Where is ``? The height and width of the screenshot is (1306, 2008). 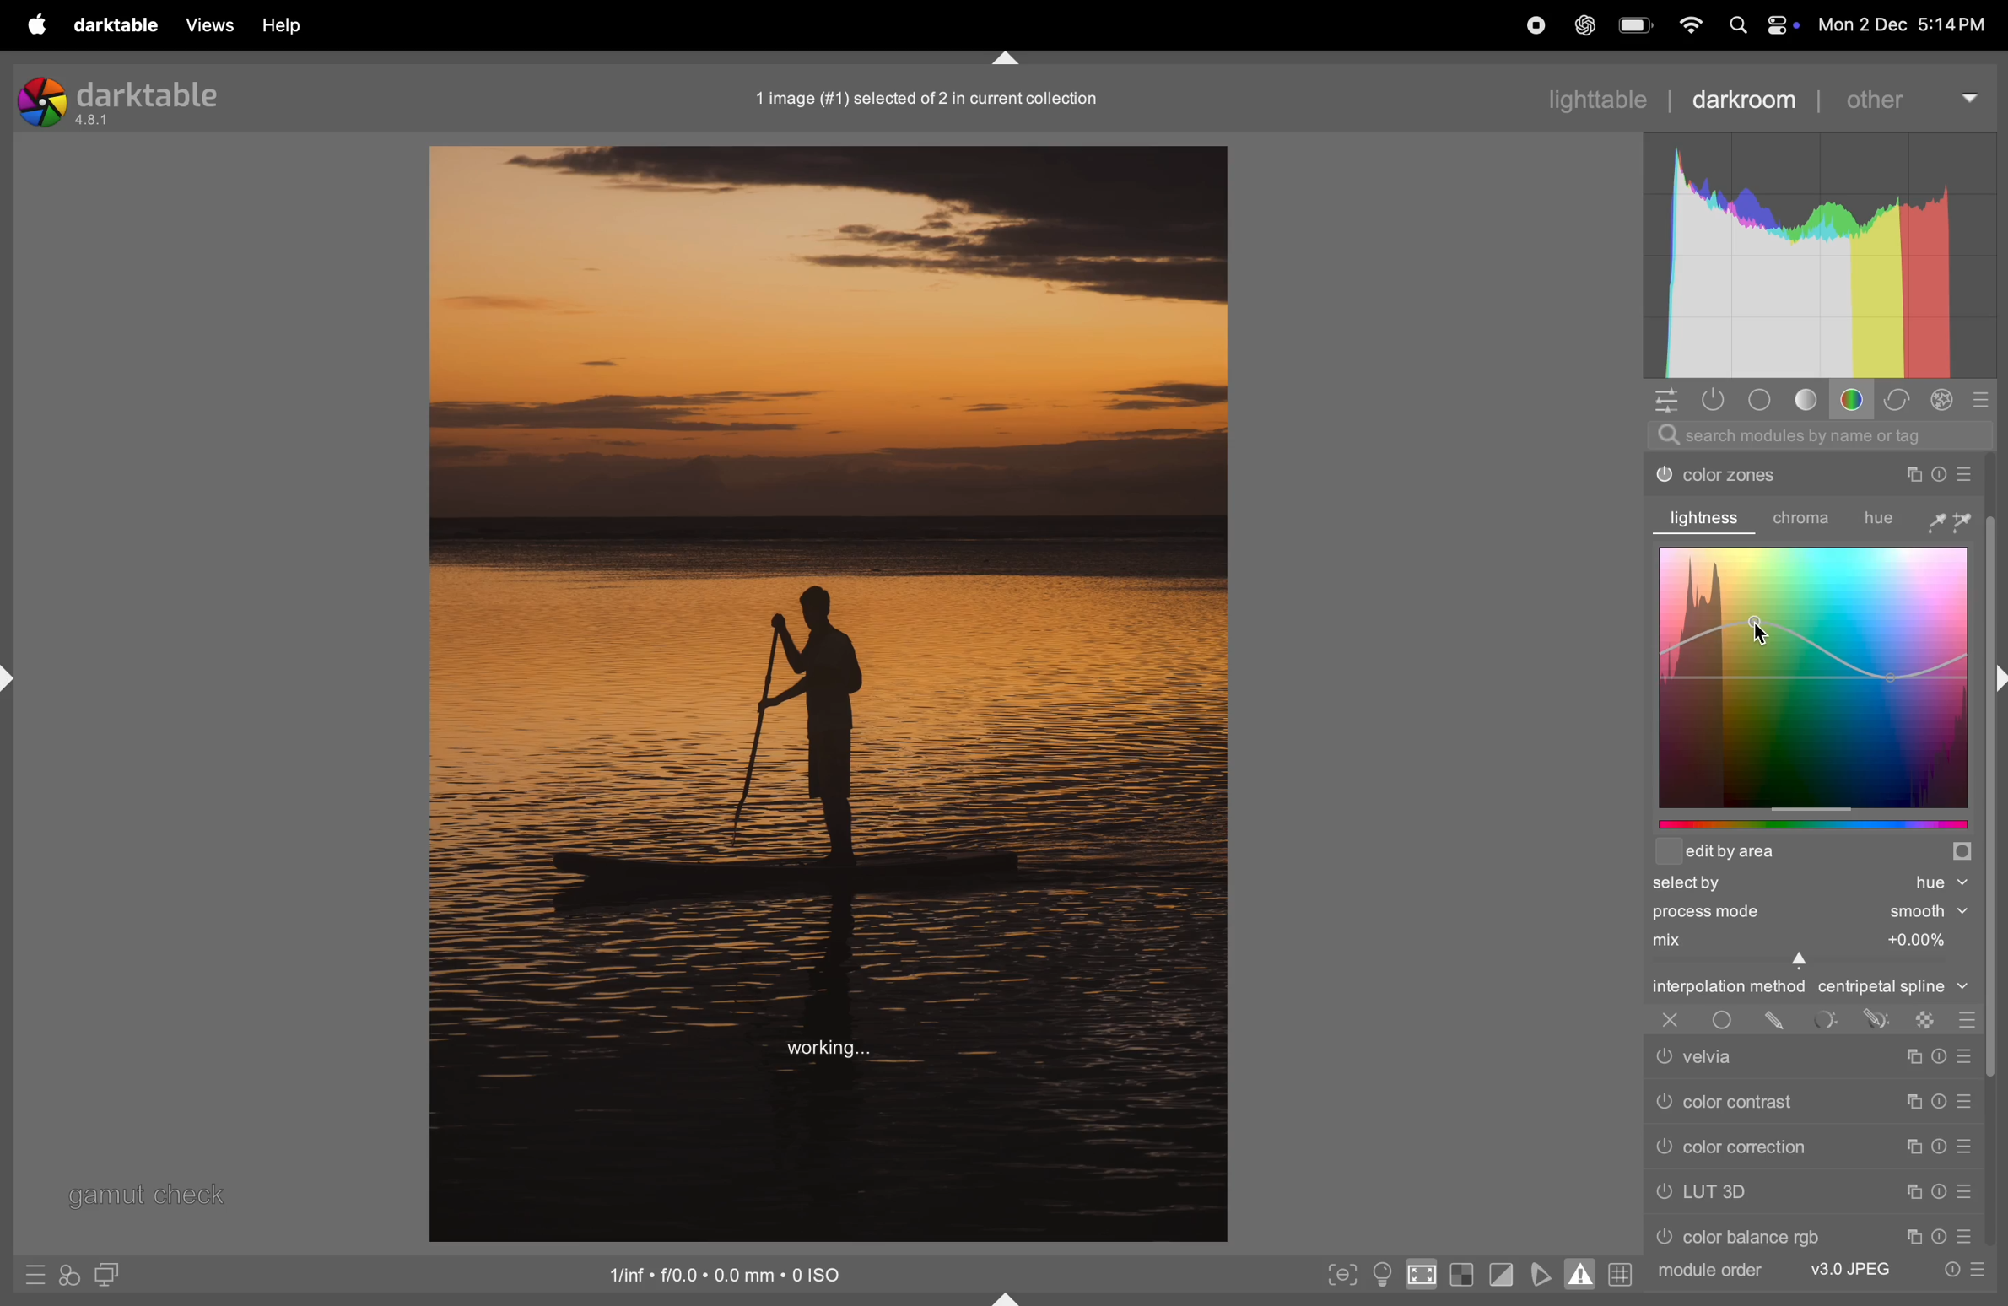
 is located at coordinates (1758, 400).